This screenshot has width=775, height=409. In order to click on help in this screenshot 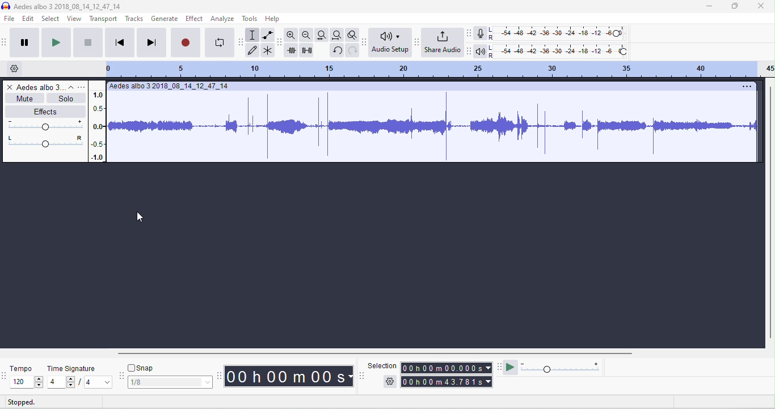, I will do `click(273, 19)`.